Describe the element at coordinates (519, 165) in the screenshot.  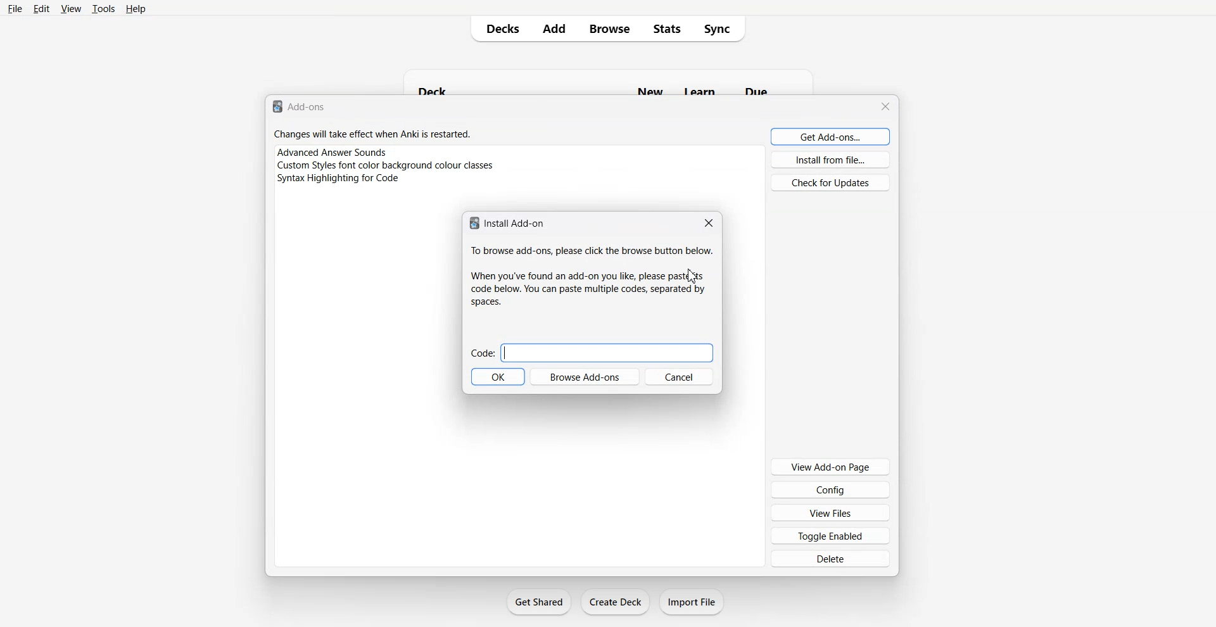
I see `Plugins` at that location.